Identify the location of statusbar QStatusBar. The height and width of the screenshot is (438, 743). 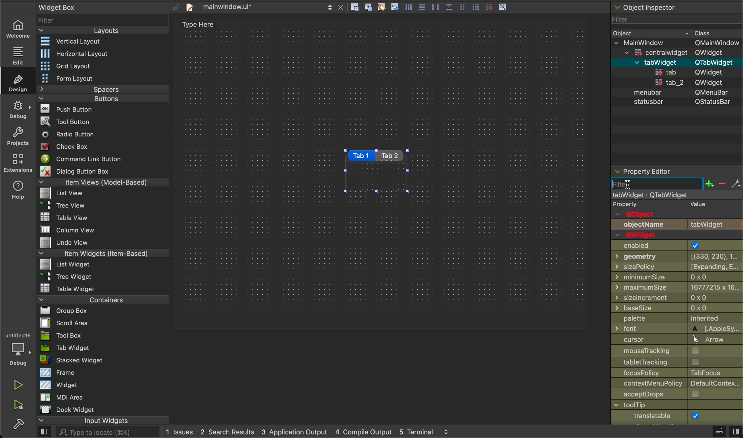
(676, 72).